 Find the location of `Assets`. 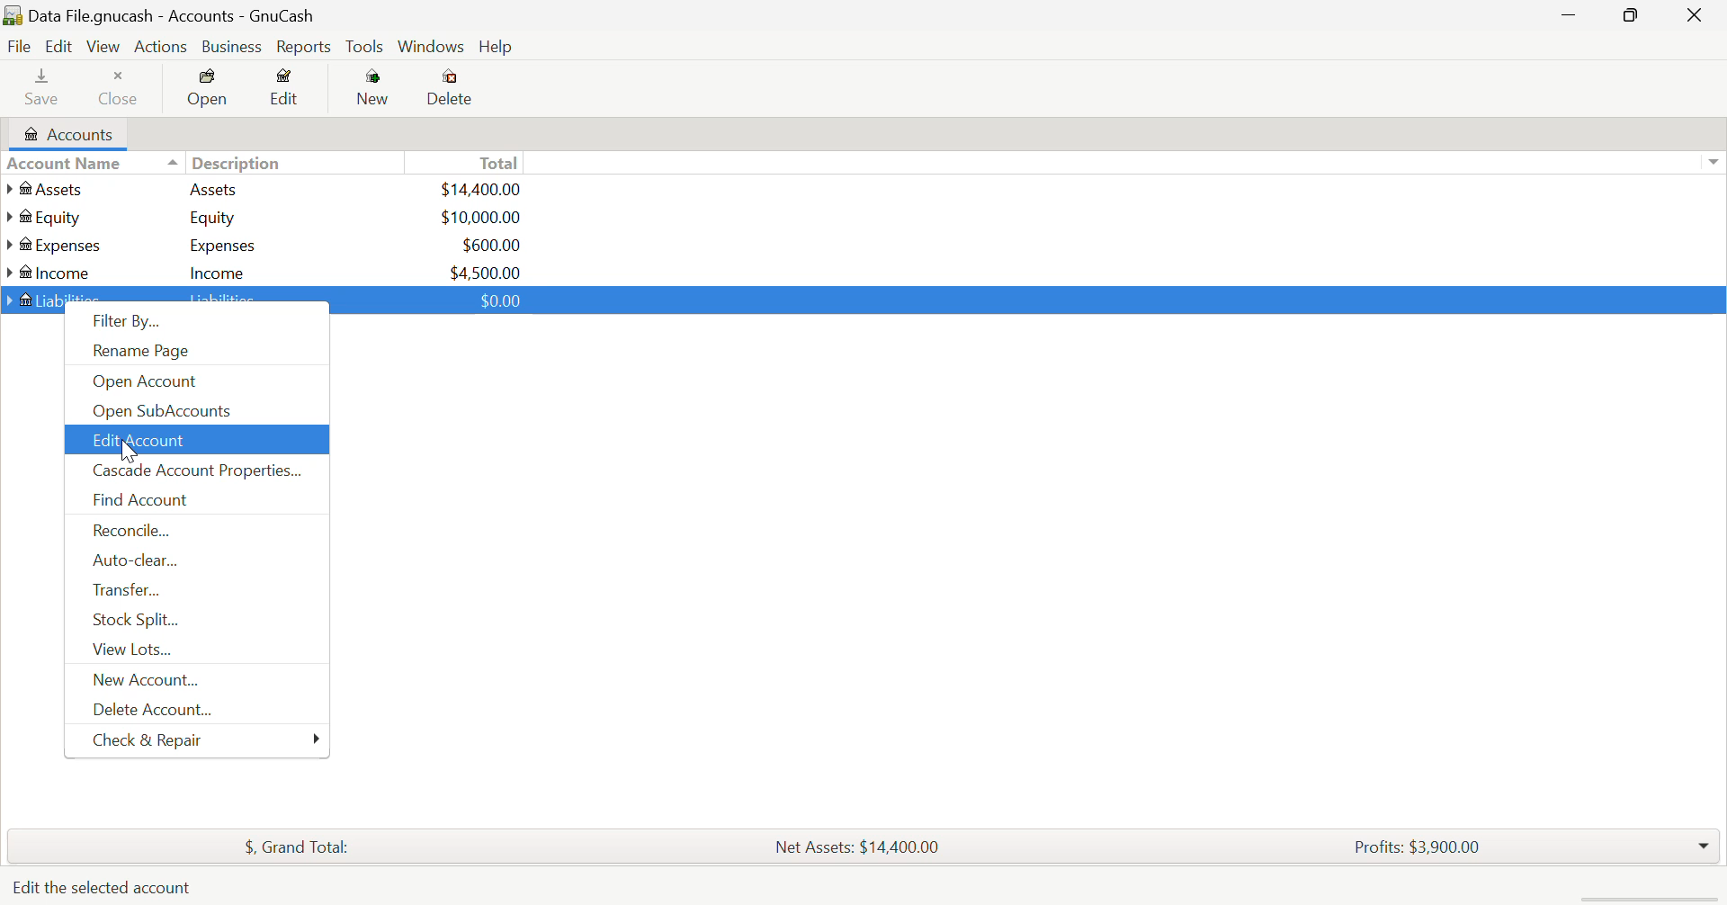

Assets is located at coordinates (214, 188).